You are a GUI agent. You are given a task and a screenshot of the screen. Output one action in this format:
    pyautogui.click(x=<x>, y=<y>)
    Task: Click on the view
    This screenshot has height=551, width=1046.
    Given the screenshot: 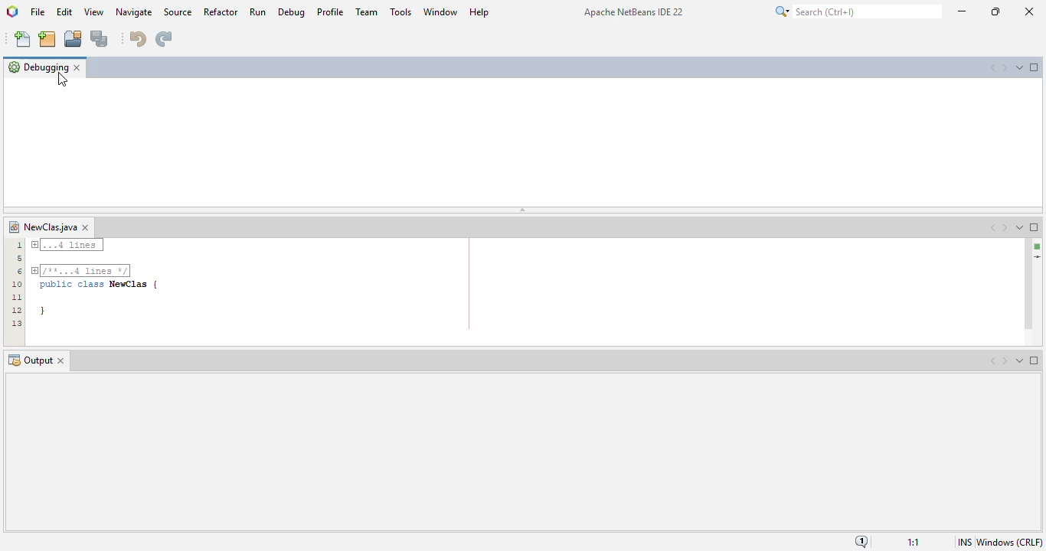 What is the action you would take?
    pyautogui.click(x=94, y=11)
    